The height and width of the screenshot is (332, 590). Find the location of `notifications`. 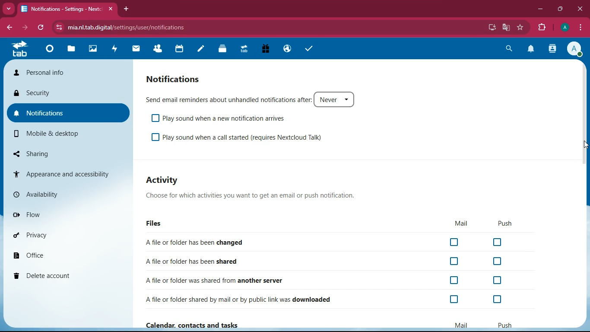

notifications is located at coordinates (175, 80).